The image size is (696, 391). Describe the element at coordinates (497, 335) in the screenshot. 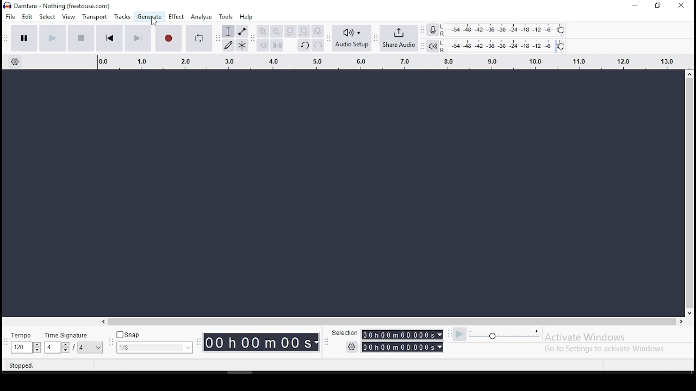

I see `playback speed` at that location.